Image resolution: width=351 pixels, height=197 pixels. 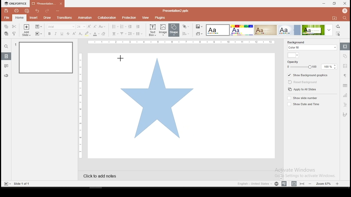 I want to click on bullets, so click(x=115, y=27).